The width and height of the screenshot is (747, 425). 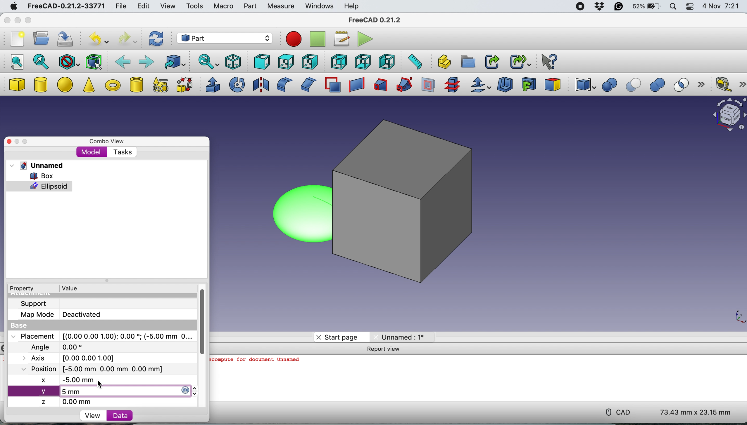 What do you see at coordinates (6, 21) in the screenshot?
I see `close` at bounding box center [6, 21].